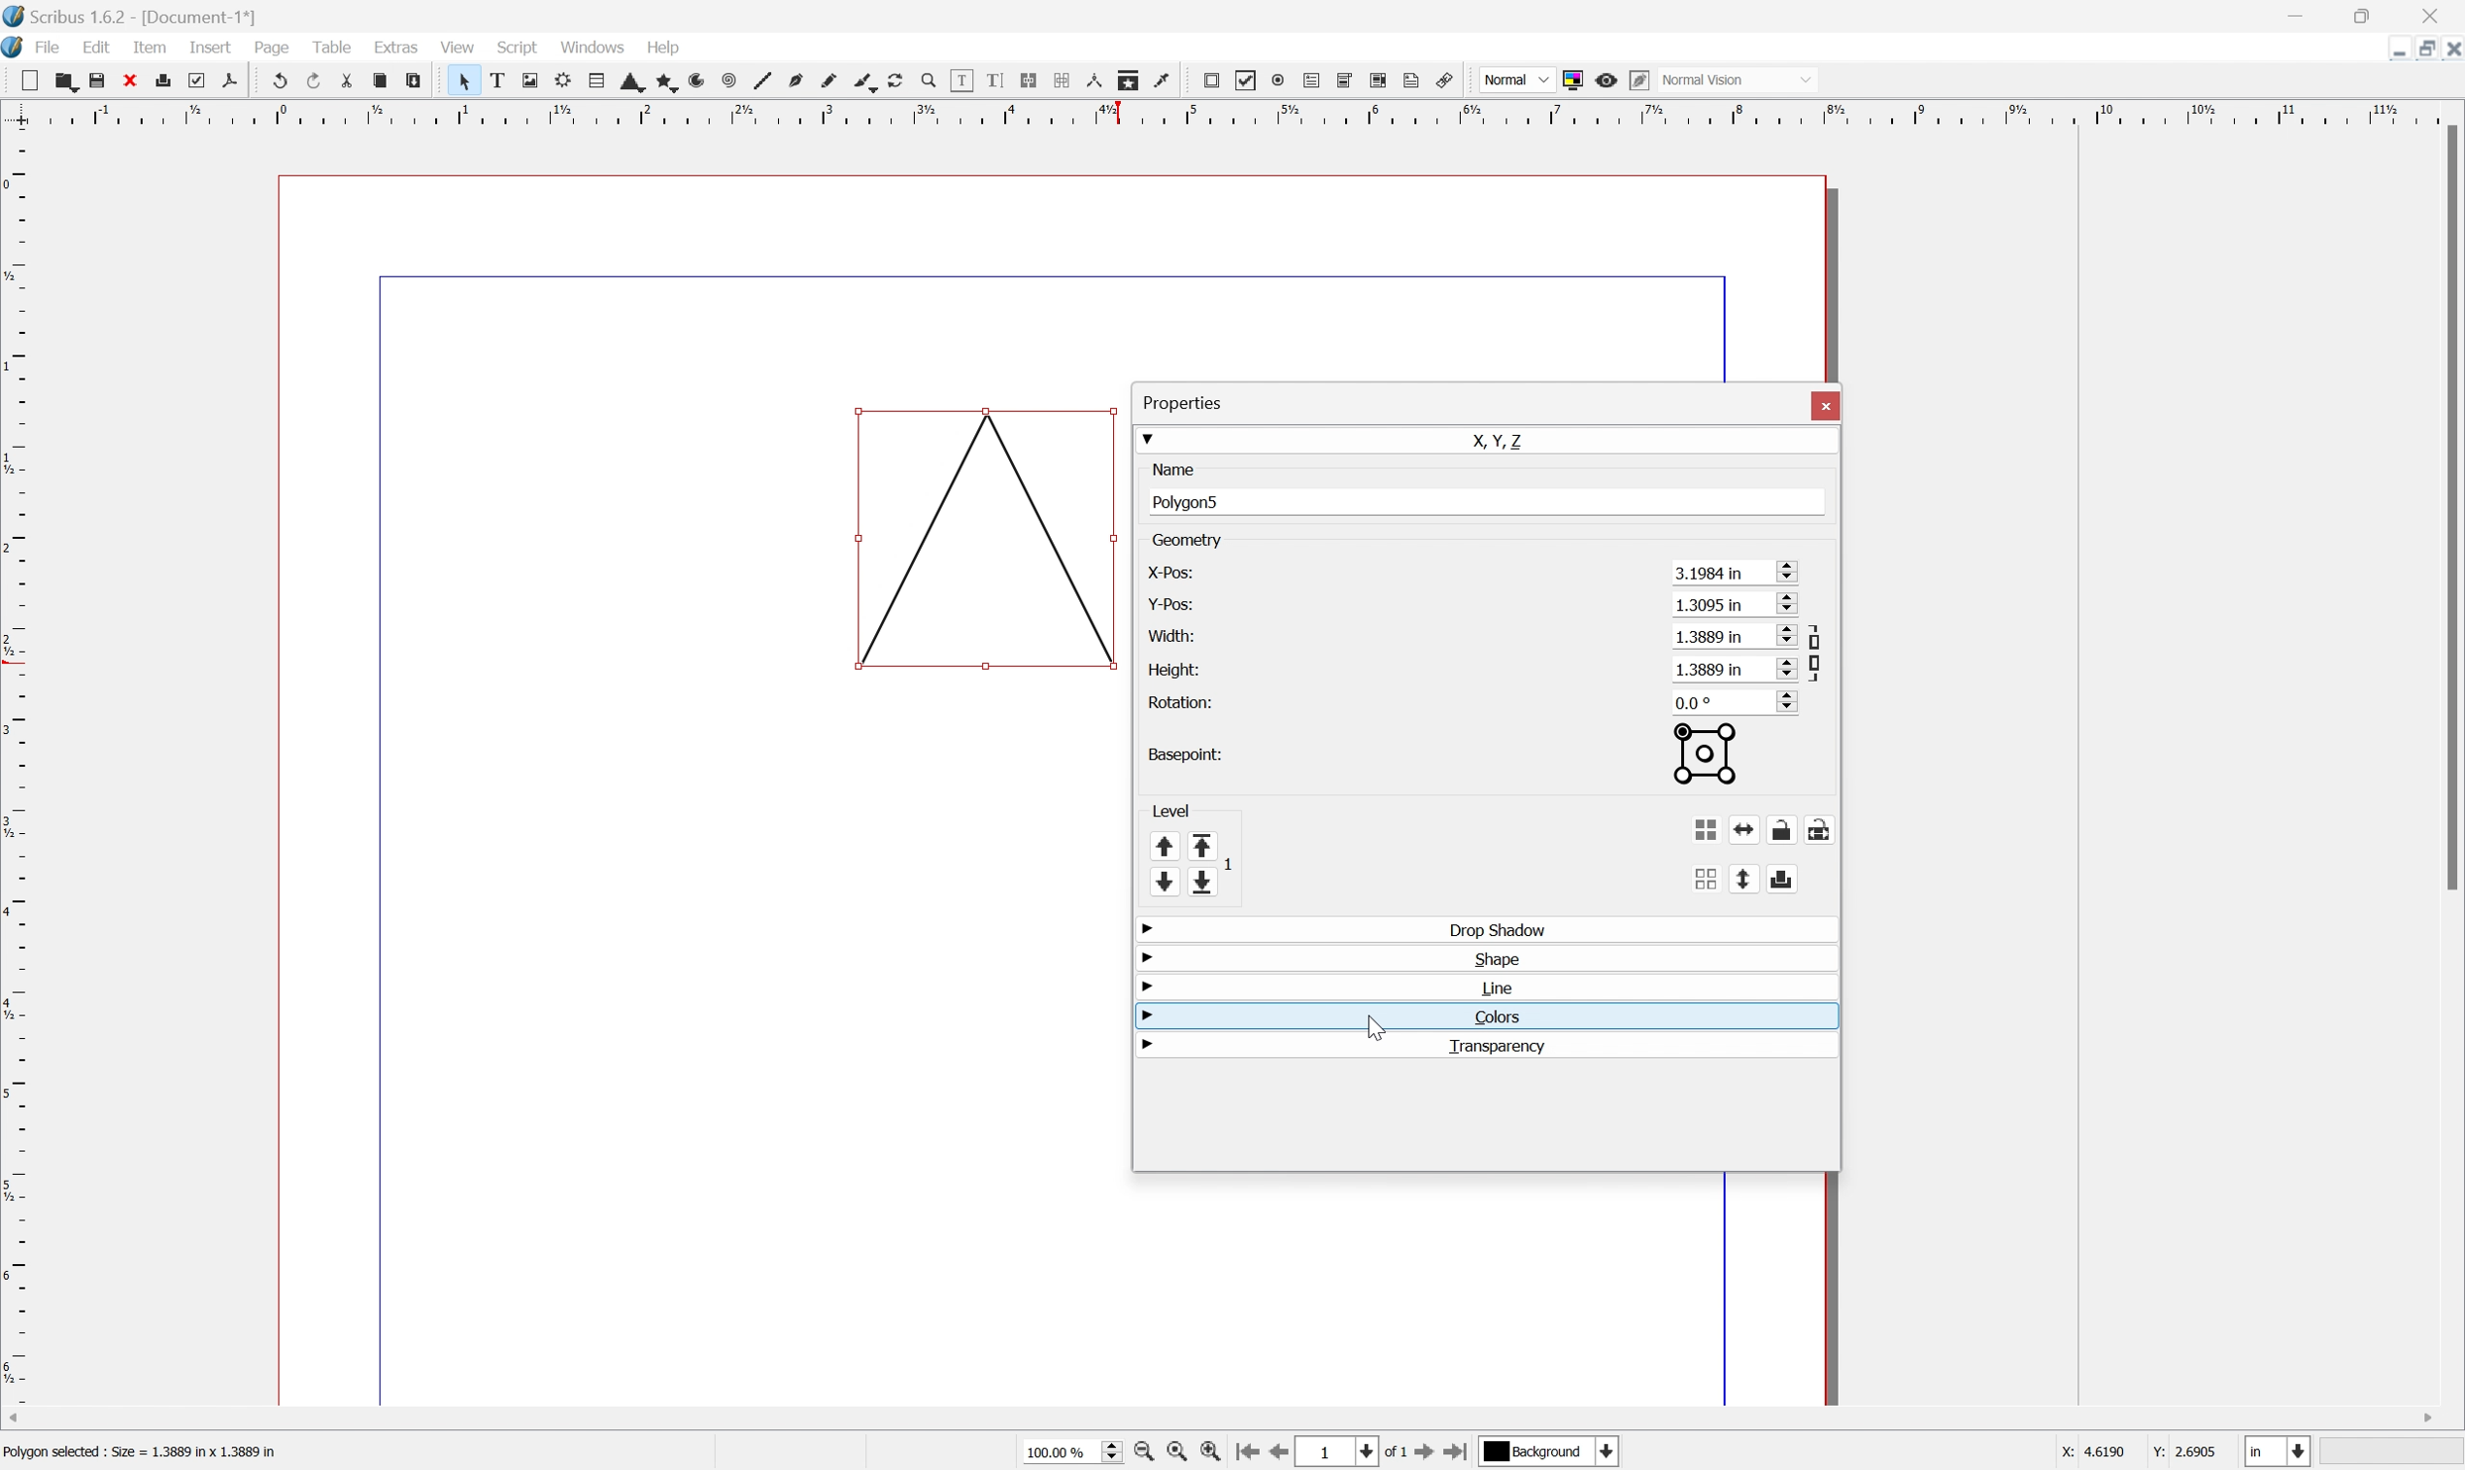  Describe the element at coordinates (2423, 1419) in the screenshot. I see `Scroll Right` at that location.